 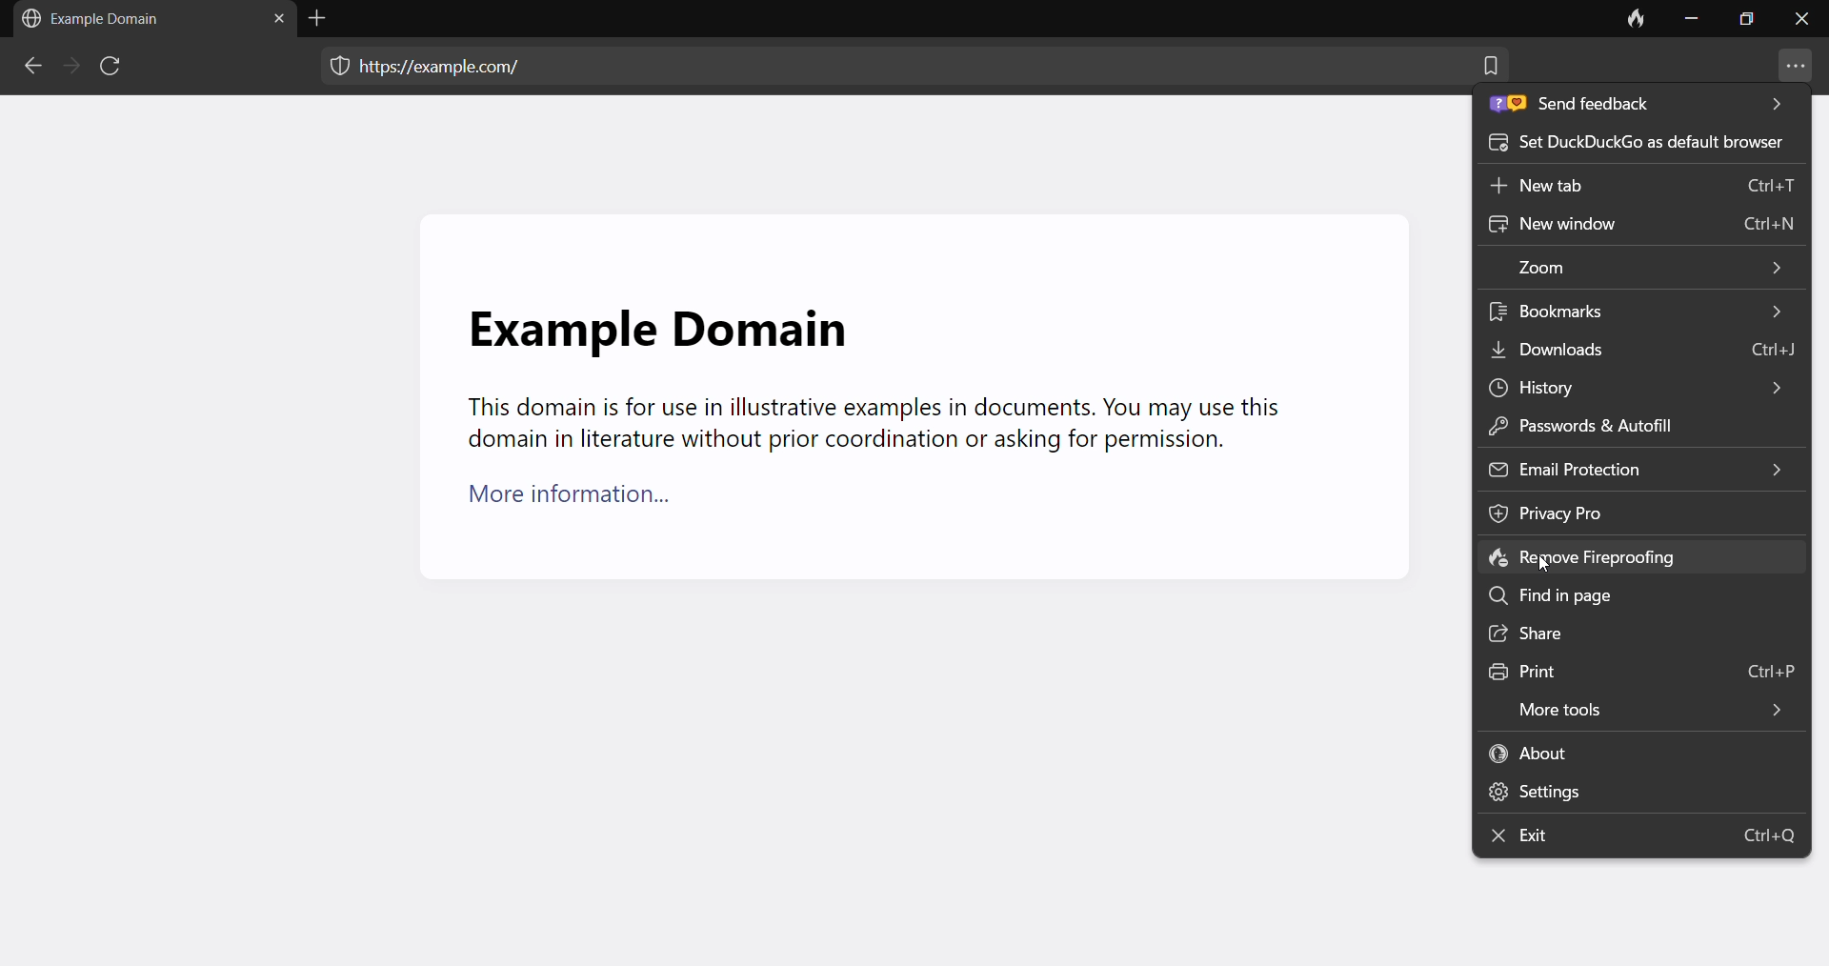 I want to click on more settings, so click(x=1796, y=69).